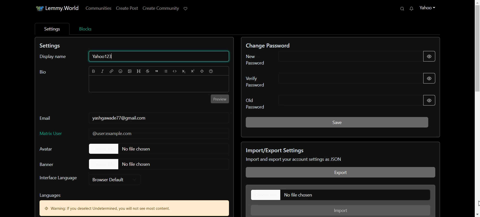  Describe the element at coordinates (337, 122) in the screenshot. I see `Save` at that location.